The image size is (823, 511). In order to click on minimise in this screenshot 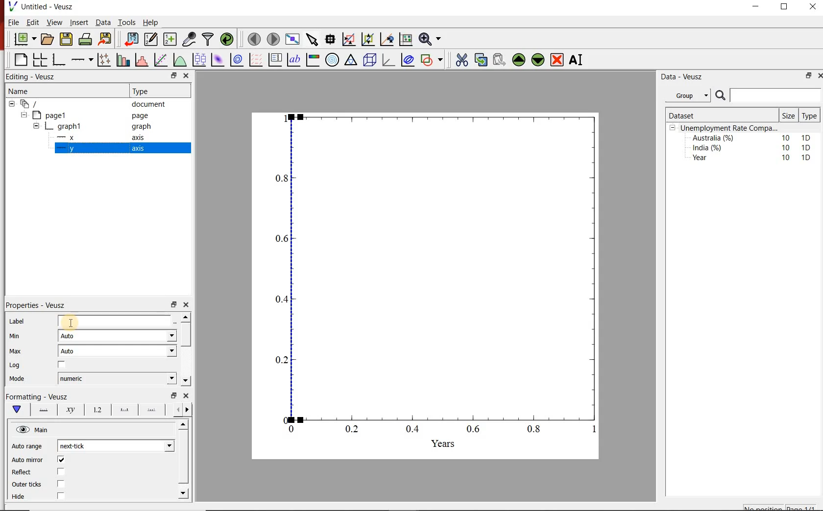, I will do `click(174, 395)`.